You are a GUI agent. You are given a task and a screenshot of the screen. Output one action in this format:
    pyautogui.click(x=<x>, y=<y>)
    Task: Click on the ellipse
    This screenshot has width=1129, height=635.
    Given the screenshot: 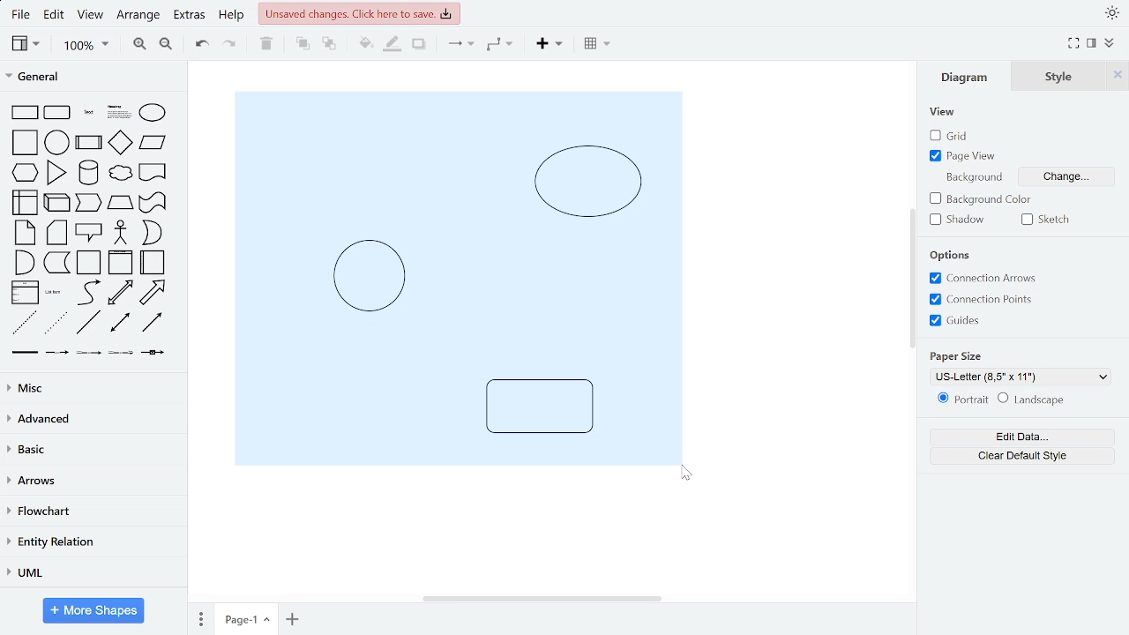 What is the action you would take?
    pyautogui.click(x=152, y=113)
    